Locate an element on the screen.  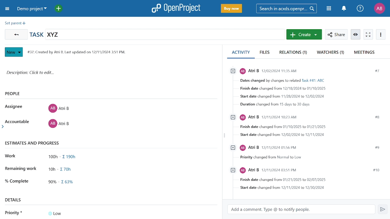
Watchers is located at coordinates (330, 53).